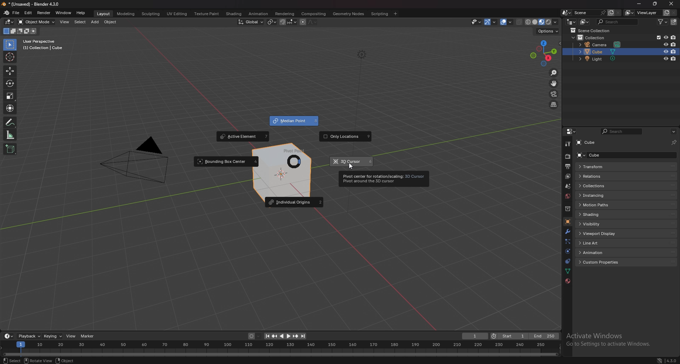 This screenshot has height=364, width=680. Describe the element at coordinates (81, 13) in the screenshot. I see `help` at that location.